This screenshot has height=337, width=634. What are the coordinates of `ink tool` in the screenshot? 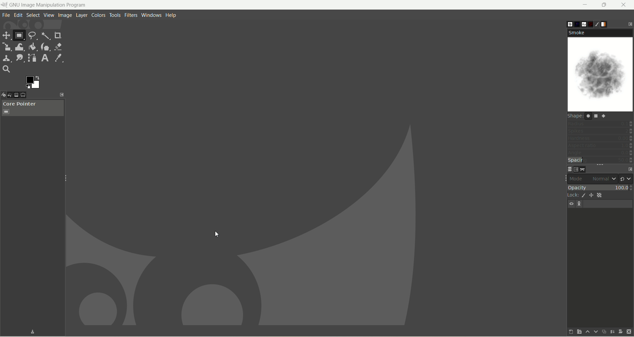 It's located at (45, 47).